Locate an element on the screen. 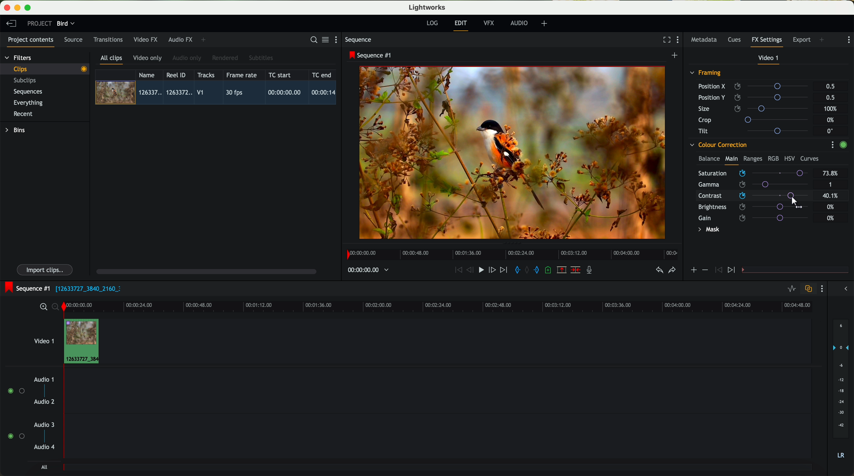  0% is located at coordinates (831, 120).